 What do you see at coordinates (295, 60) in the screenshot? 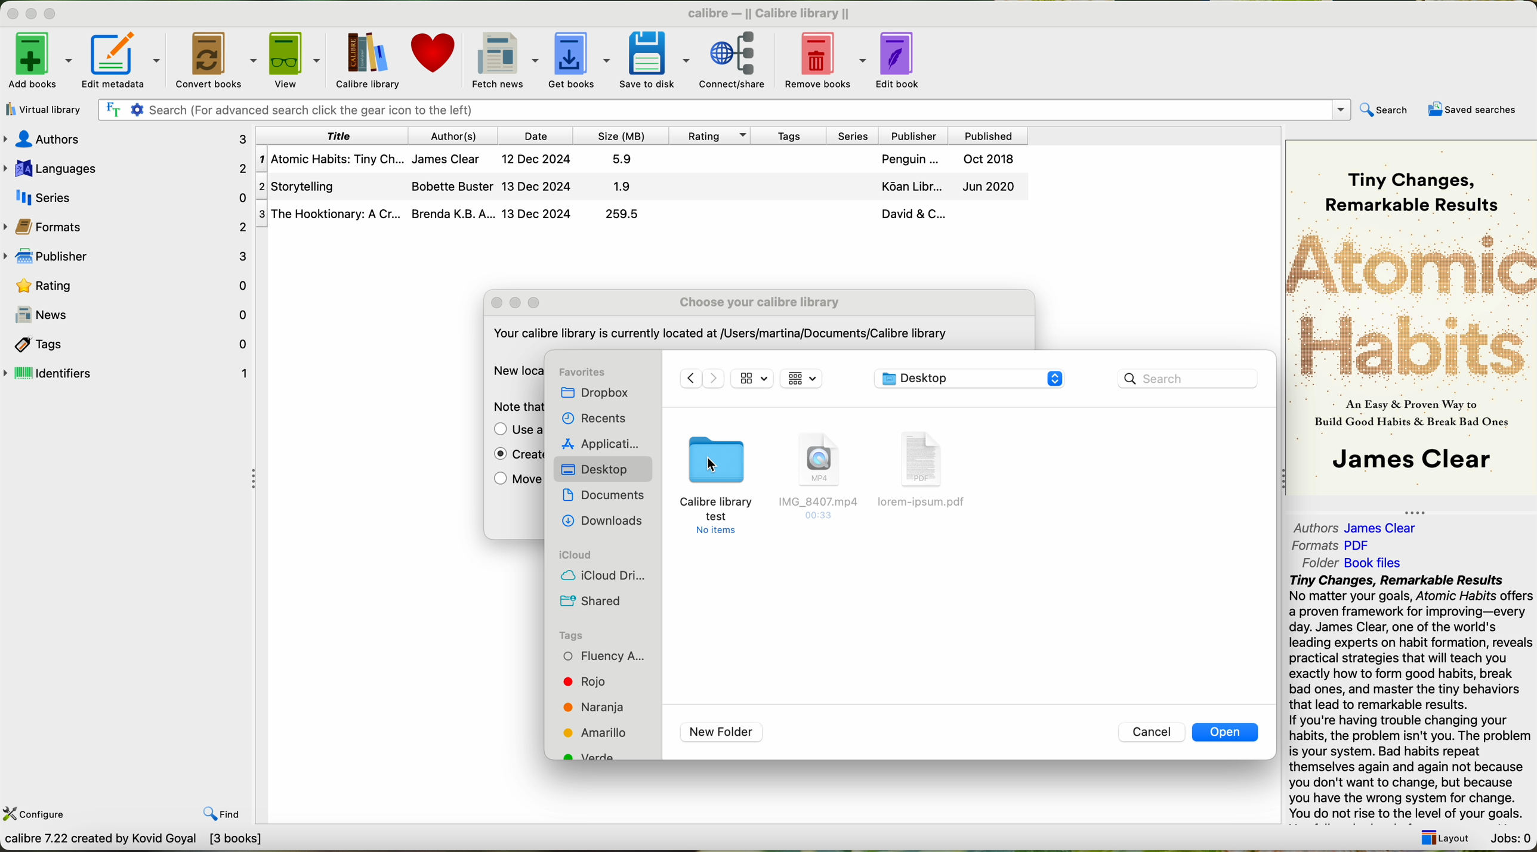
I see `view` at bounding box center [295, 60].